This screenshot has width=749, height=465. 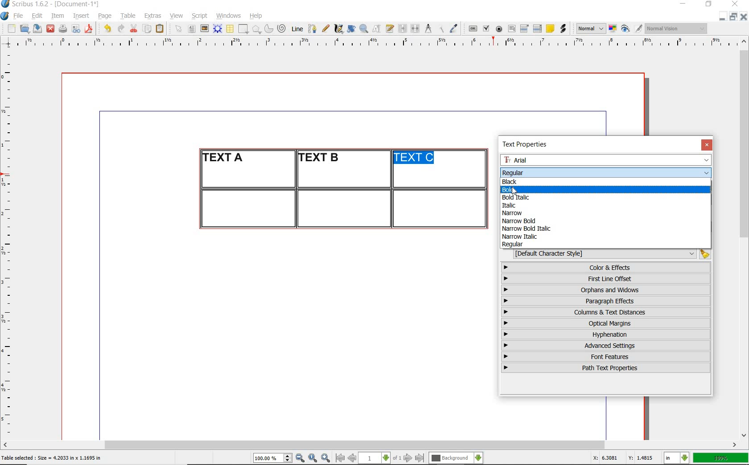 What do you see at coordinates (300, 458) in the screenshot?
I see `zoom out` at bounding box center [300, 458].